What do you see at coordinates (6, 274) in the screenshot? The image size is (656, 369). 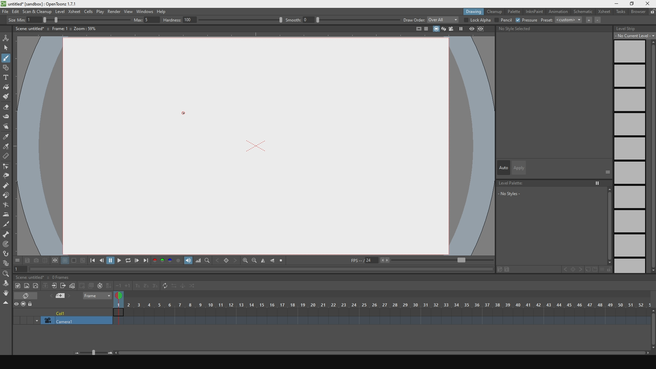 I see `zoom` at bounding box center [6, 274].